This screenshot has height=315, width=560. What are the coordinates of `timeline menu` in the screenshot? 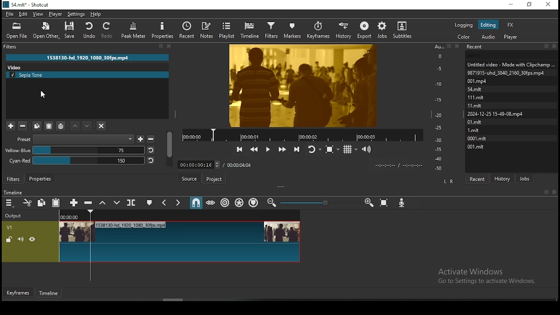 It's located at (10, 204).